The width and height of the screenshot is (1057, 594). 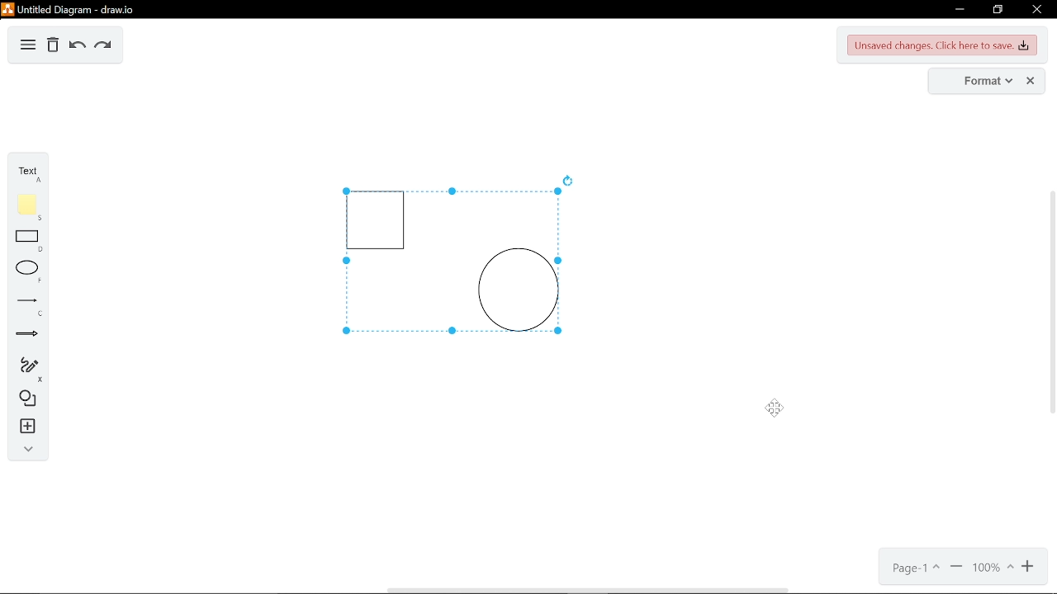 I want to click on ellipse, so click(x=26, y=272).